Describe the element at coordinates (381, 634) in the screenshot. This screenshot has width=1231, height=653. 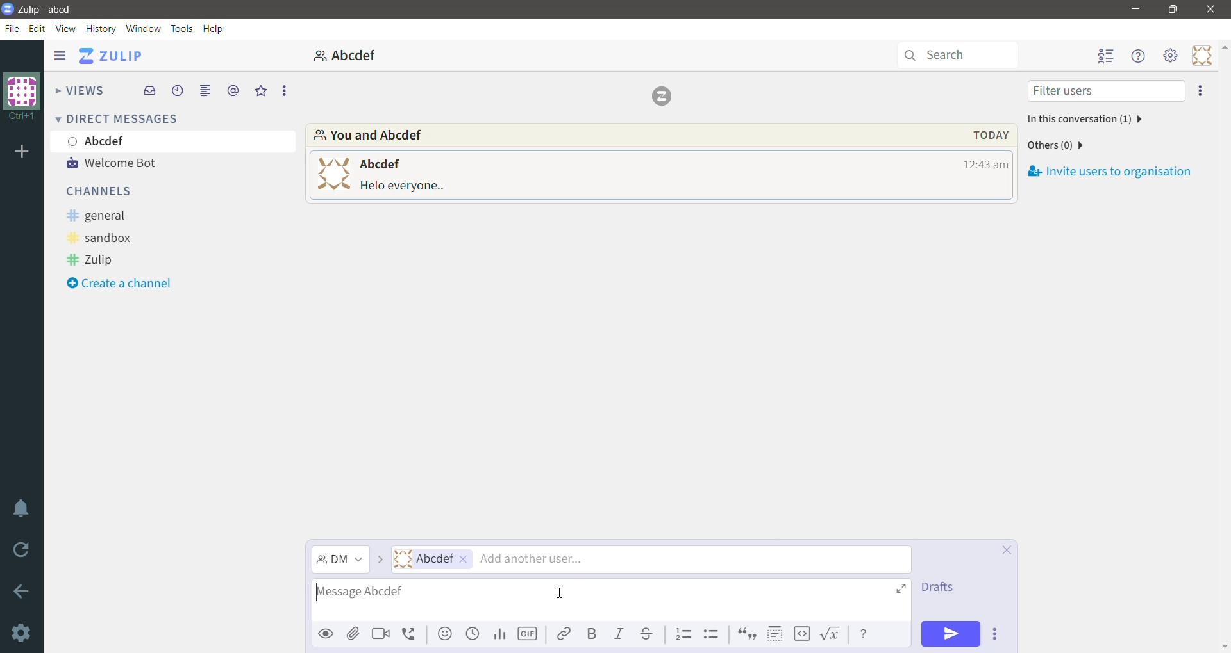
I see `Add video call` at that location.